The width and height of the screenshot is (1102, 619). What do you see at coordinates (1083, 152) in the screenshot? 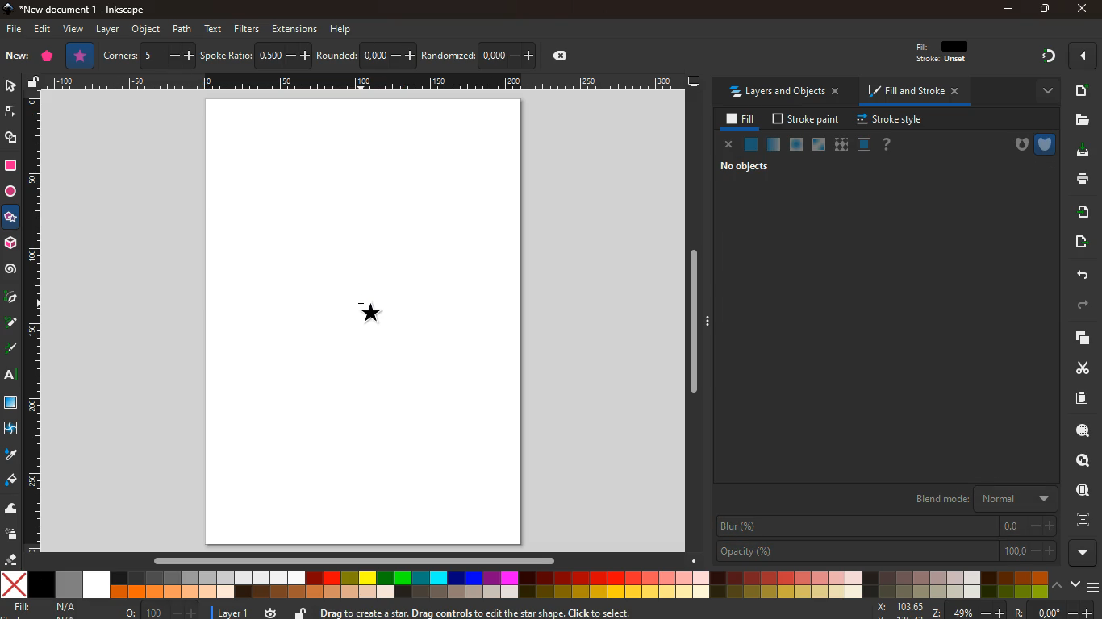
I see `download` at bounding box center [1083, 152].